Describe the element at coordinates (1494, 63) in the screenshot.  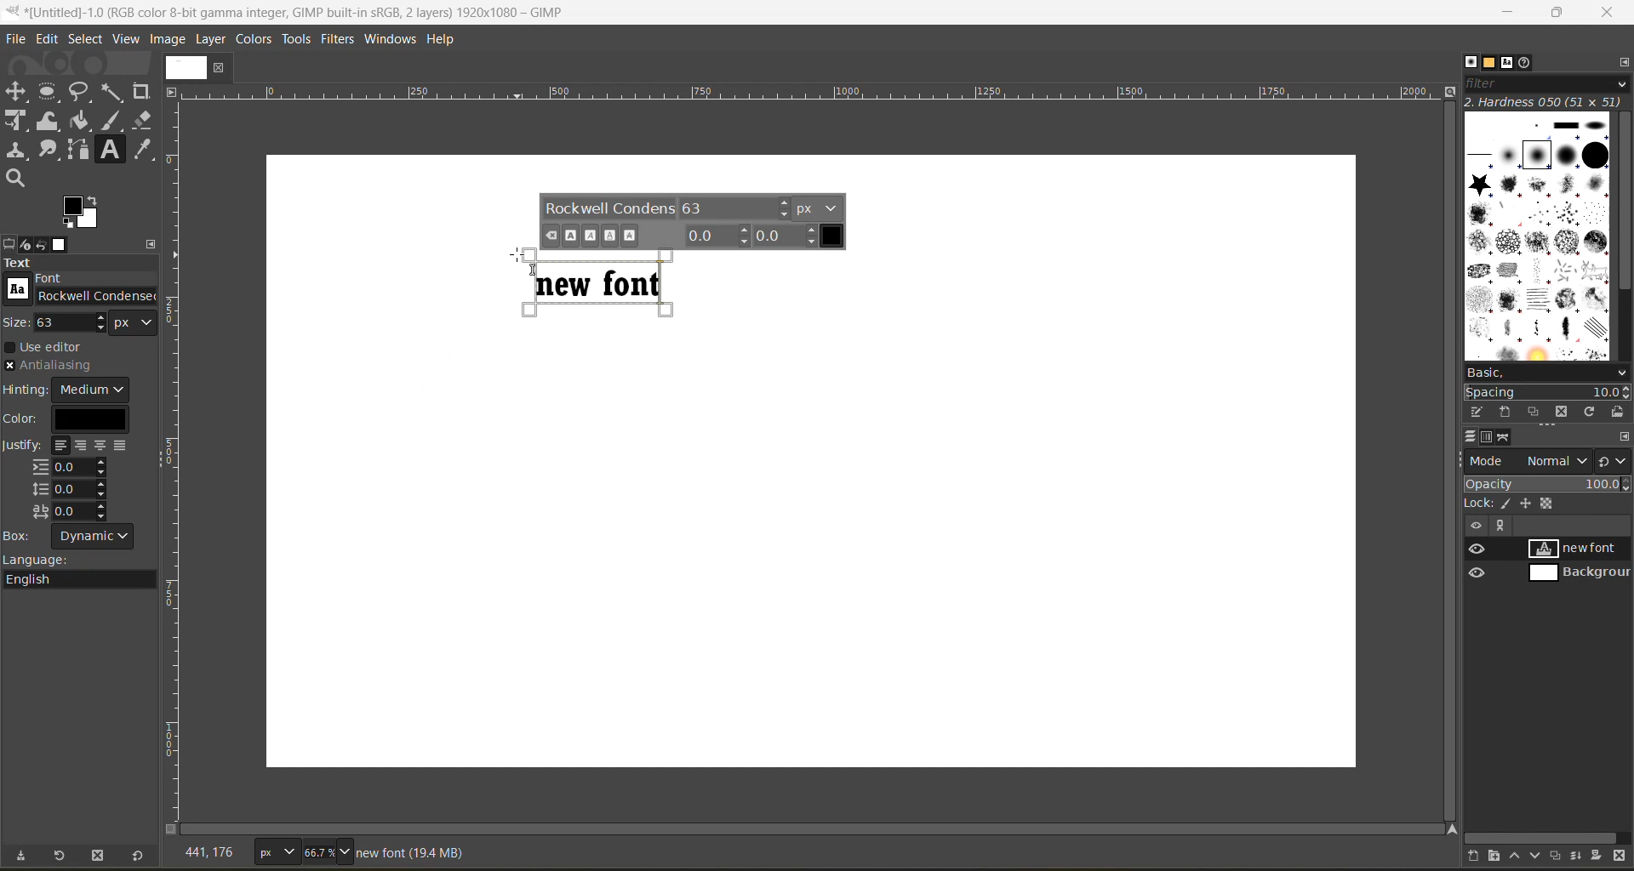
I see `patterns` at that location.